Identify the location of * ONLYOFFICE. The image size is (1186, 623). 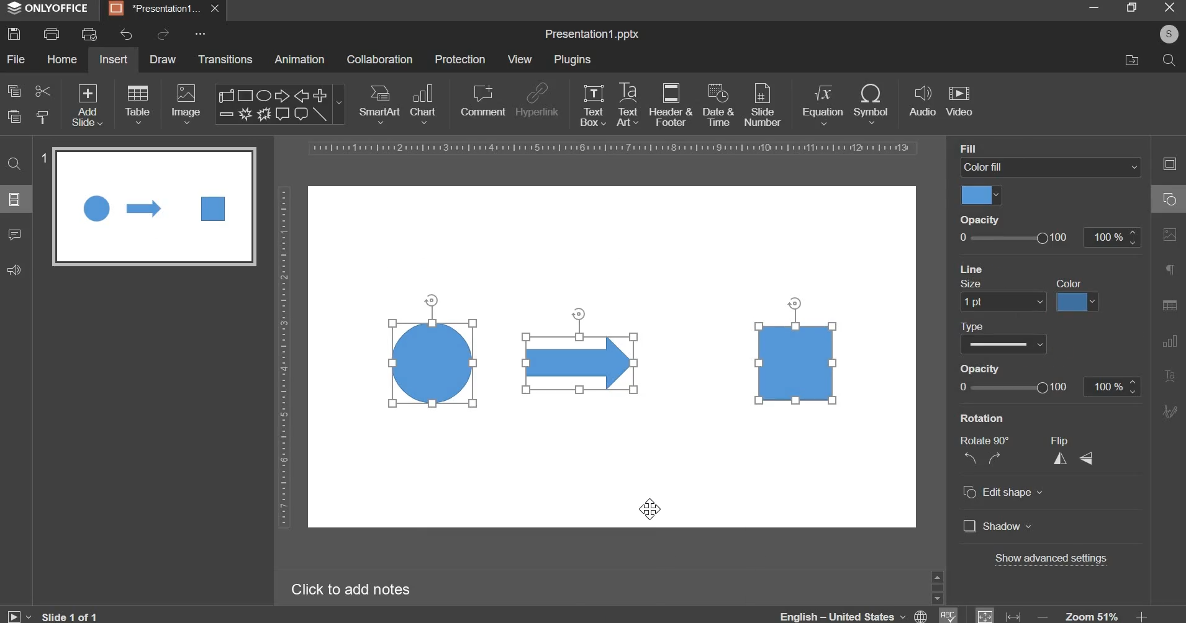
(48, 8).